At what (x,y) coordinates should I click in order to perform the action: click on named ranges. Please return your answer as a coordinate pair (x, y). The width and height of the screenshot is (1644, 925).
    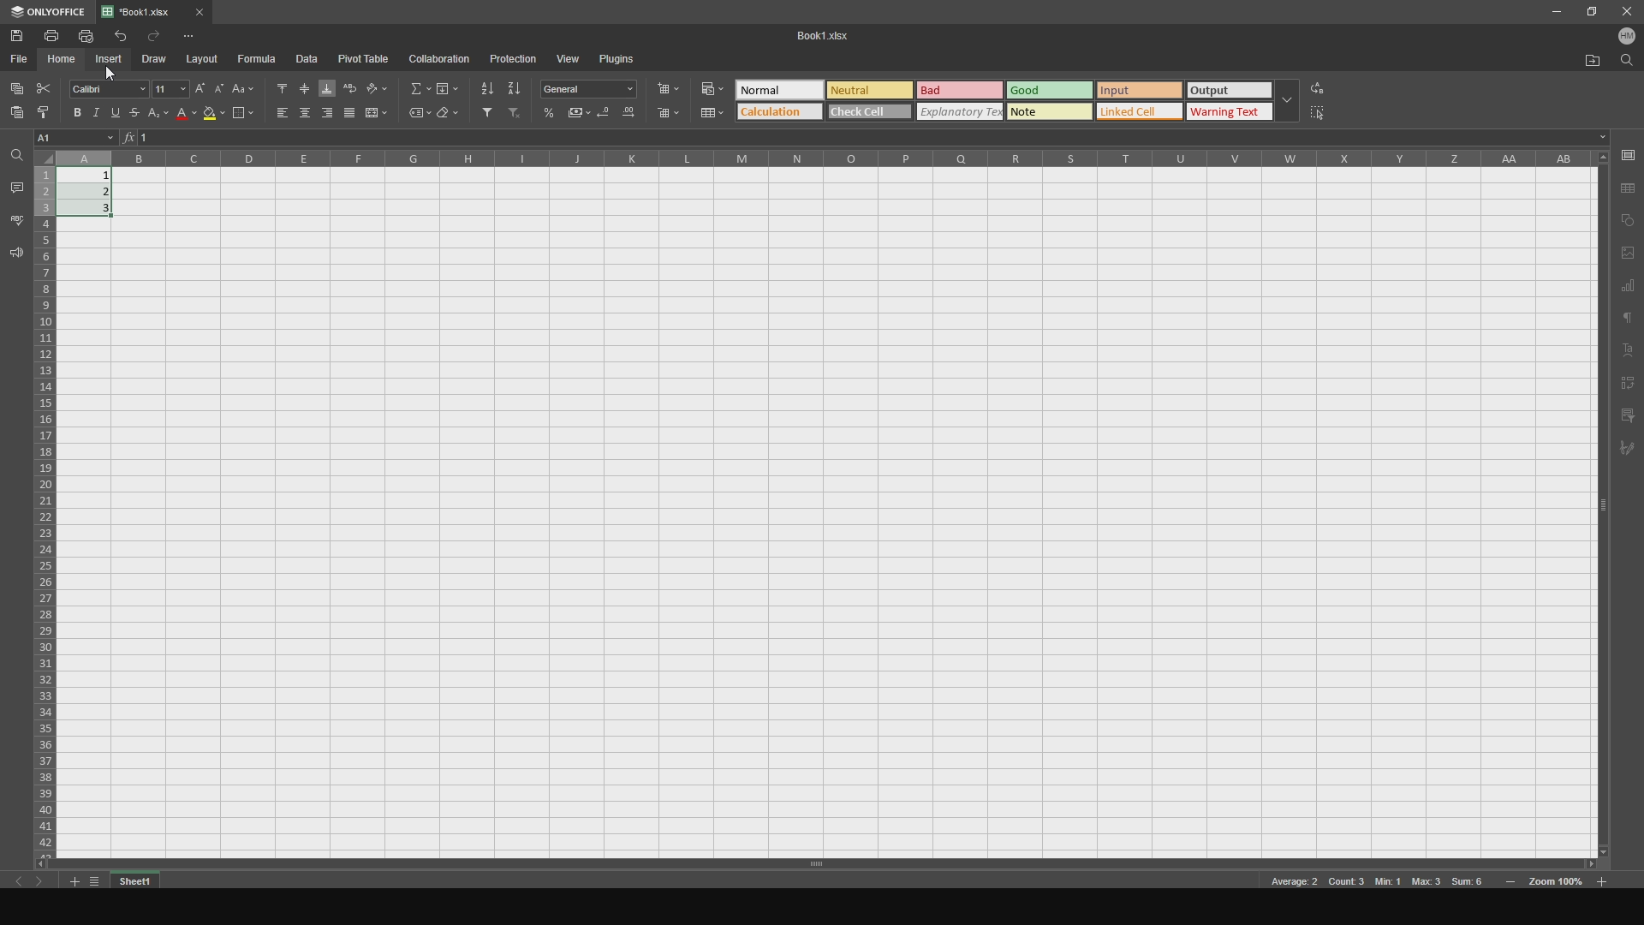
    Looking at the image, I should click on (414, 114).